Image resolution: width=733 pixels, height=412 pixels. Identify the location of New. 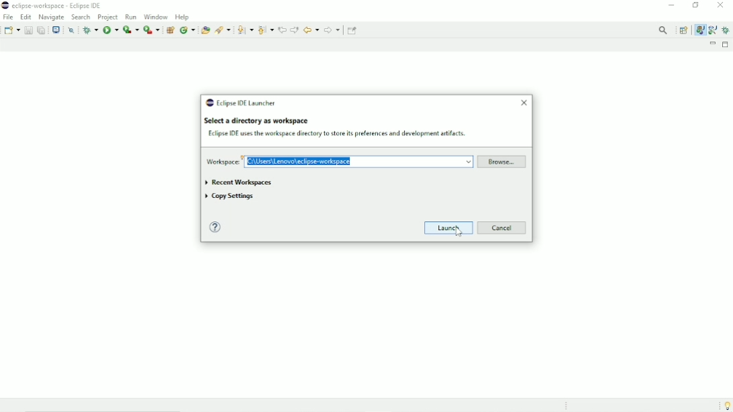
(11, 29).